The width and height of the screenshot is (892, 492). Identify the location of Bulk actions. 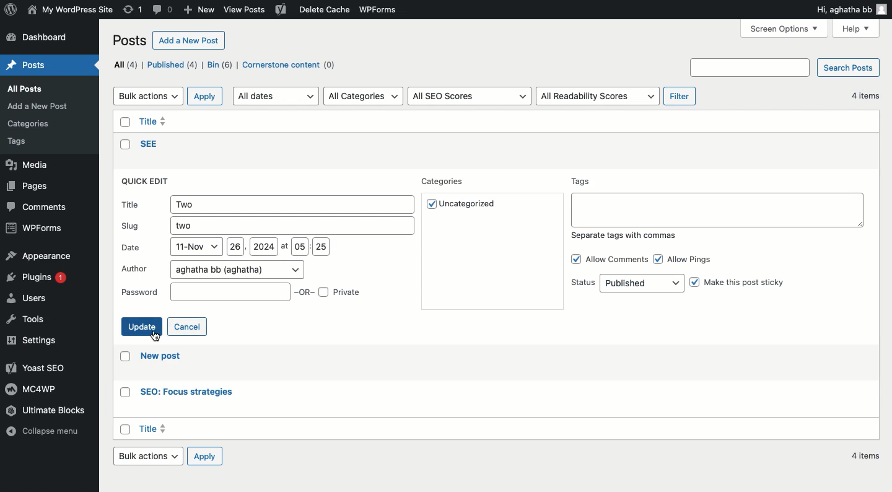
(148, 96).